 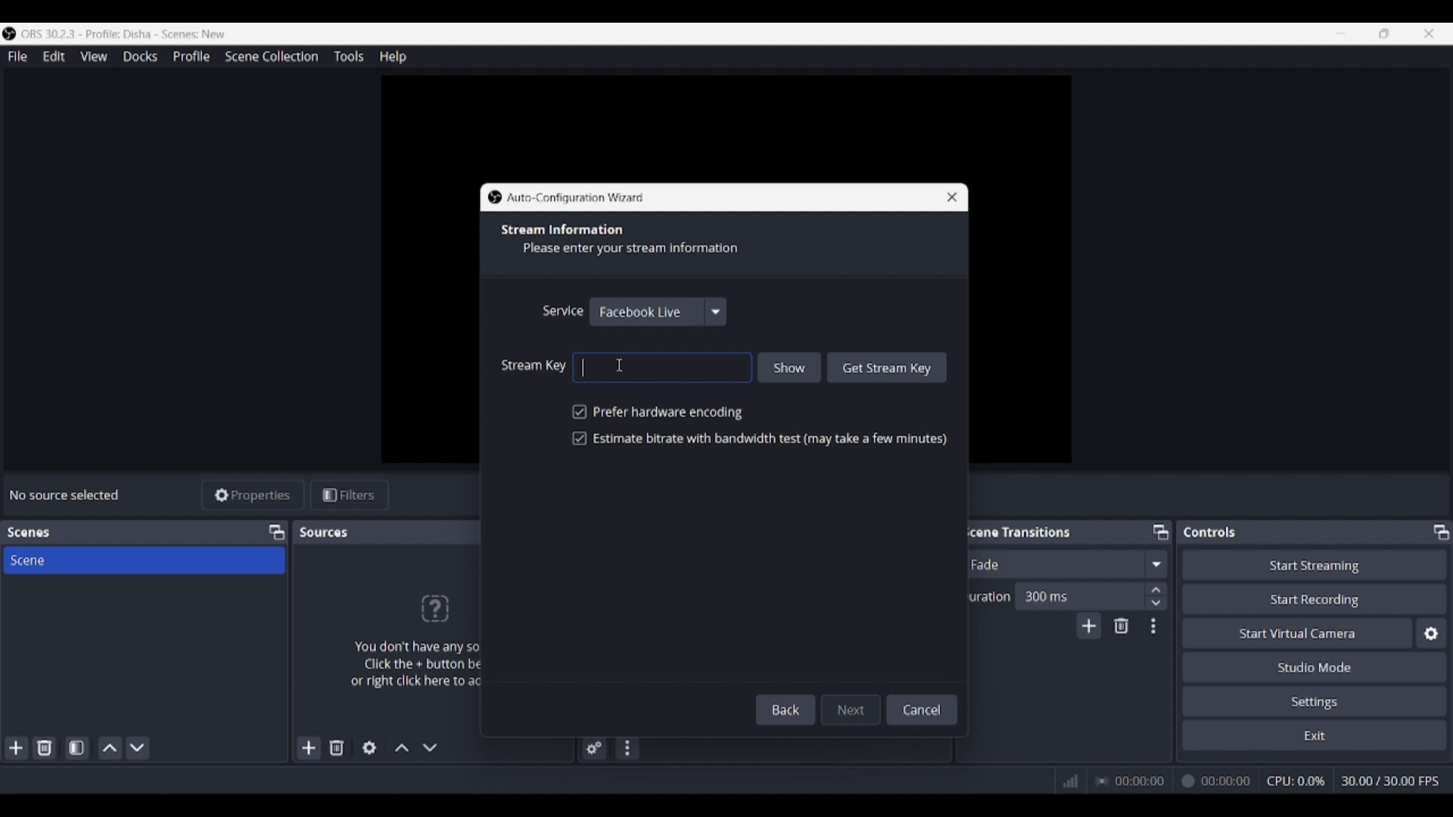 I want to click on Exit, so click(x=1315, y=735).